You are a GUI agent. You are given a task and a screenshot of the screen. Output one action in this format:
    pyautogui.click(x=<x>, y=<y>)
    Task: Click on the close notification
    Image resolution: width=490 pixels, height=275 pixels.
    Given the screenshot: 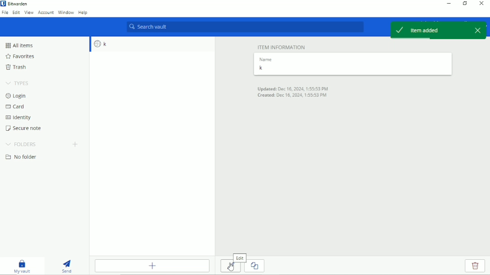 What is the action you would take?
    pyautogui.click(x=477, y=30)
    